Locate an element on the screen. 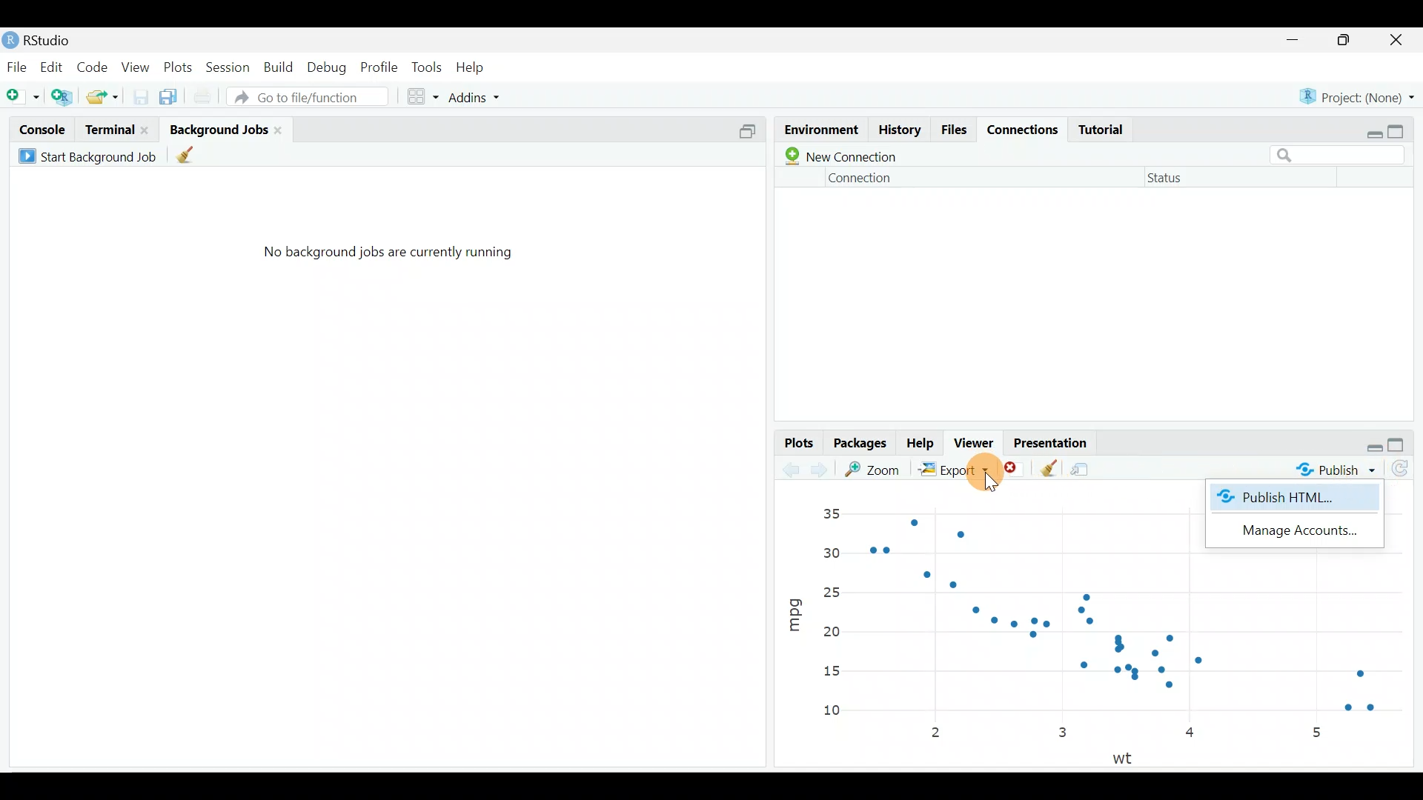 This screenshot has width=1423, height=800. Profile is located at coordinates (381, 67).